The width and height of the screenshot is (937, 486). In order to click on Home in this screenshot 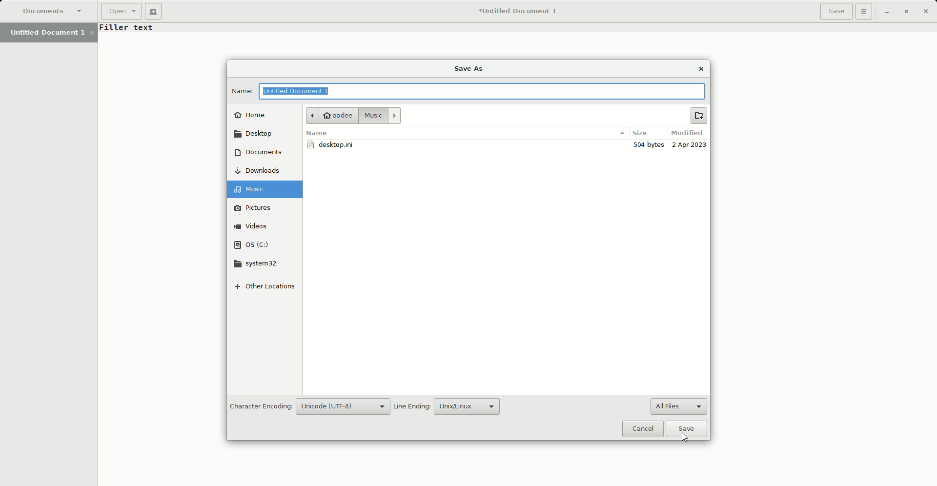, I will do `click(253, 115)`.